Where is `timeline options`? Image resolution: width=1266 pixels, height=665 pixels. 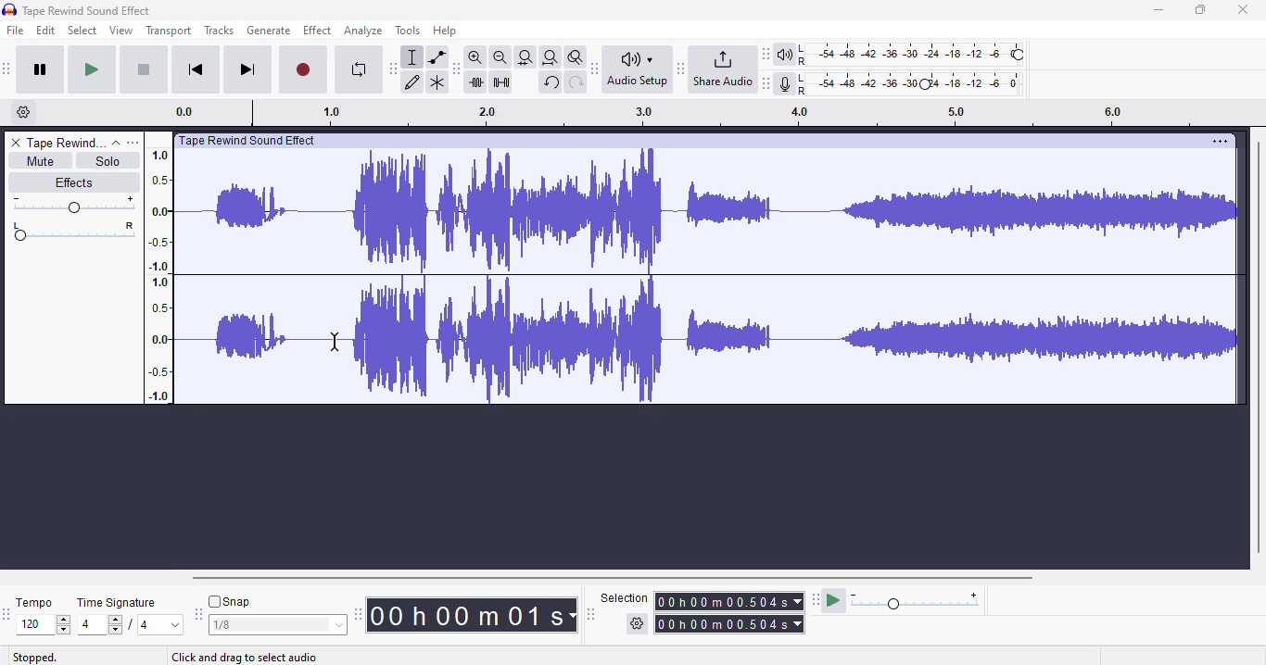 timeline options is located at coordinates (24, 111).